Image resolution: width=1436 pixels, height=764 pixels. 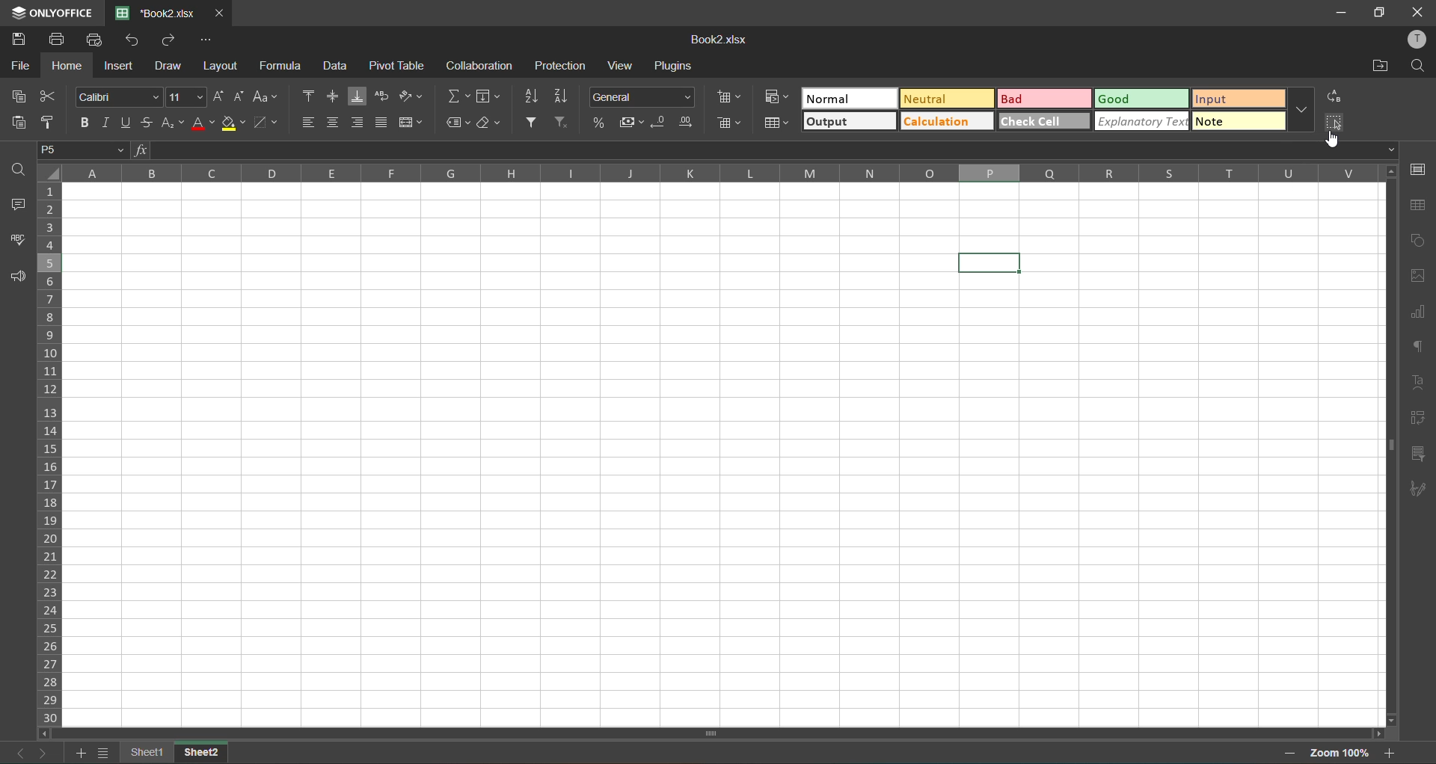 What do you see at coordinates (688, 122) in the screenshot?
I see `increase decimal` at bounding box center [688, 122].